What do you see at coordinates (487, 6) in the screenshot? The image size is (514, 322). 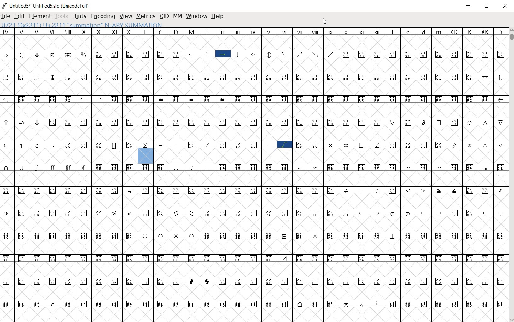 I see `RESTORE DWON` at bounding box center [487, 6].